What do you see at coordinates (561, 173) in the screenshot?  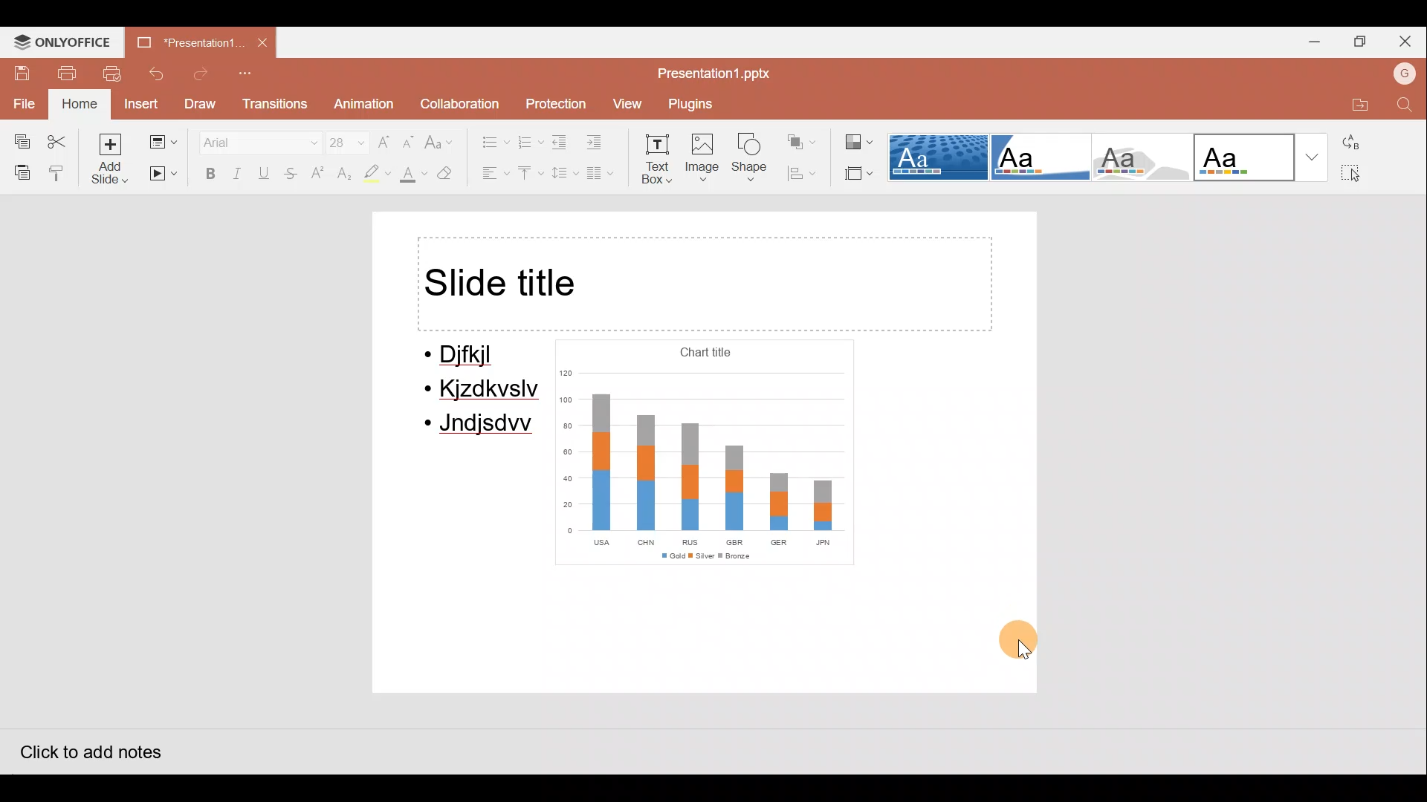 I see `Line spacing` at bounding box center [561, 173].